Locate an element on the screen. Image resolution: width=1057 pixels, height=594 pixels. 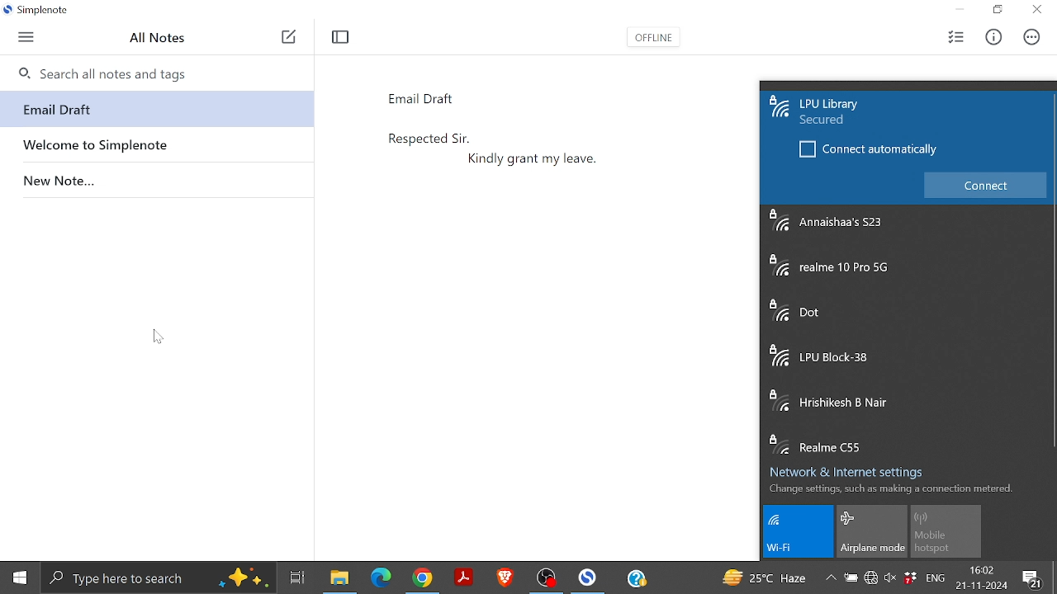
Note tilted "New Note" is located at coordinates (155, 177).